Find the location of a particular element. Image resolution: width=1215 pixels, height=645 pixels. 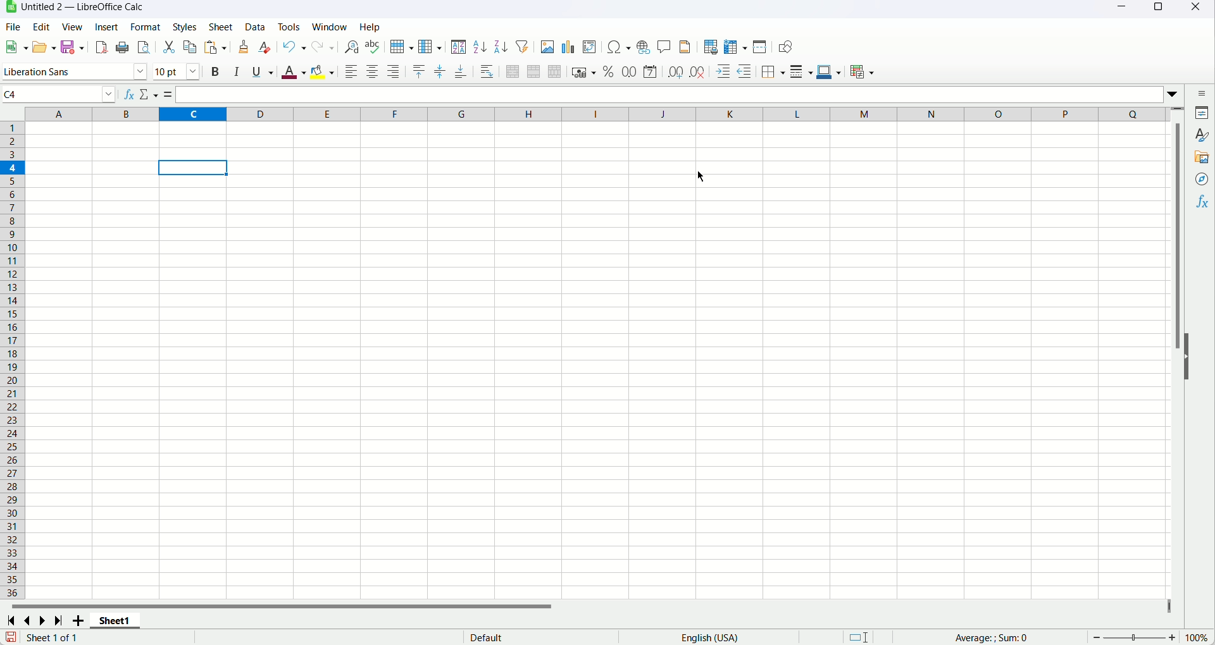

Redo is located at coordinates (323, 47).